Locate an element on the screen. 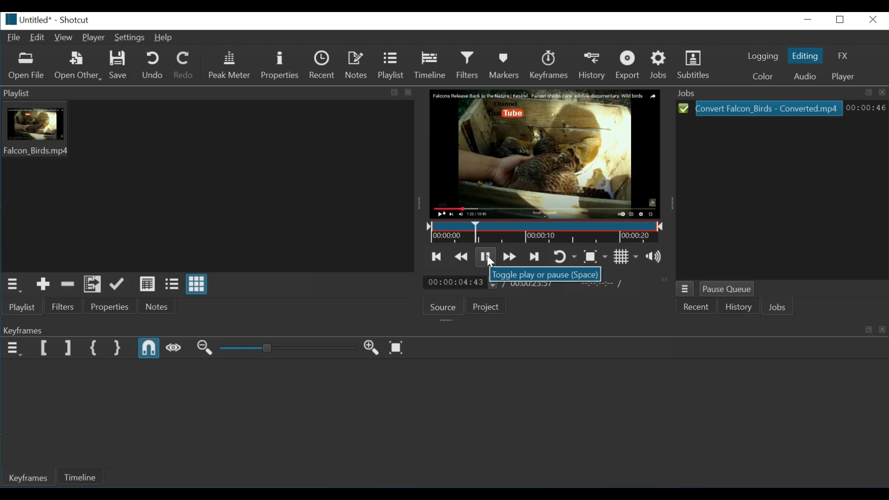  Open File is located at coordinates (27, 66).